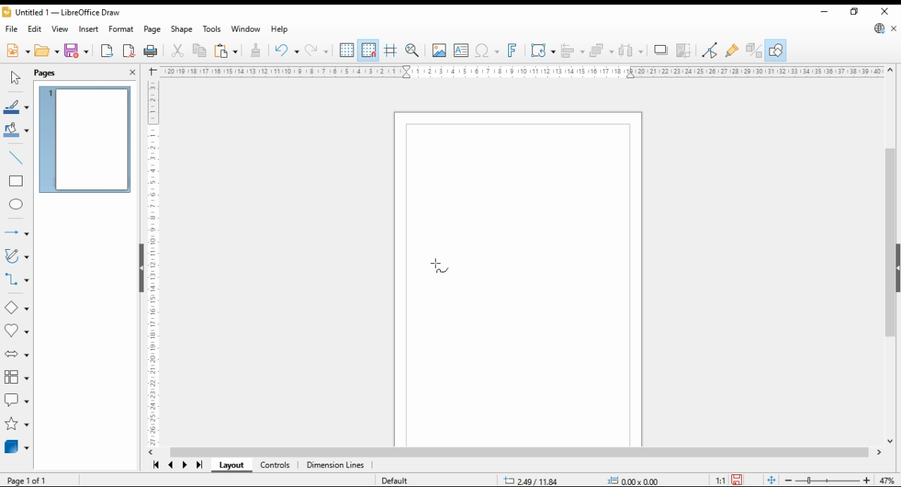 The image size is (901, 487). What do you see at coordinates (134, 71) in the screenshot?
I see `close pane` at bounding box center [134, 71].